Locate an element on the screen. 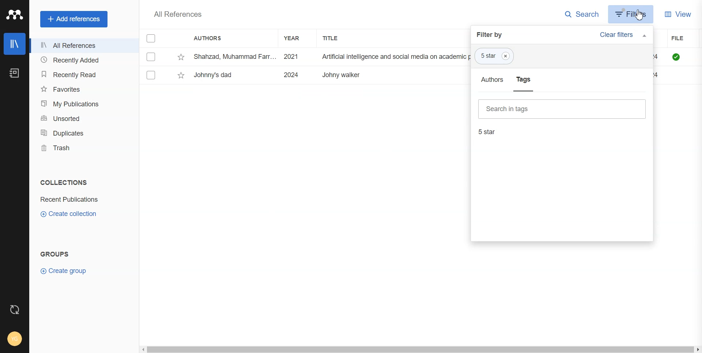 The width and height of the screenshot is (702, 353). View is located at coordinates (678, 14).